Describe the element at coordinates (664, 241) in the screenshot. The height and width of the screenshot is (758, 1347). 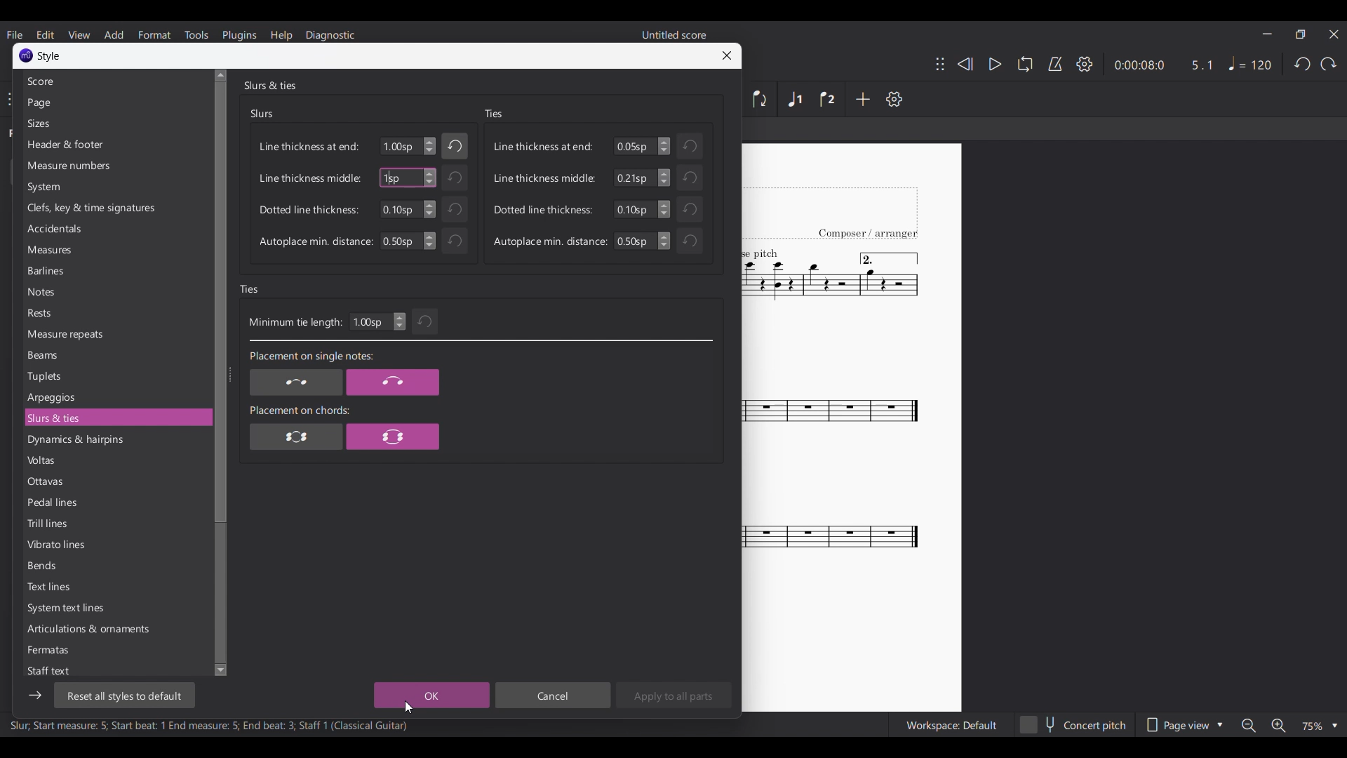
I see `Change autoplace min. distance` at that location.